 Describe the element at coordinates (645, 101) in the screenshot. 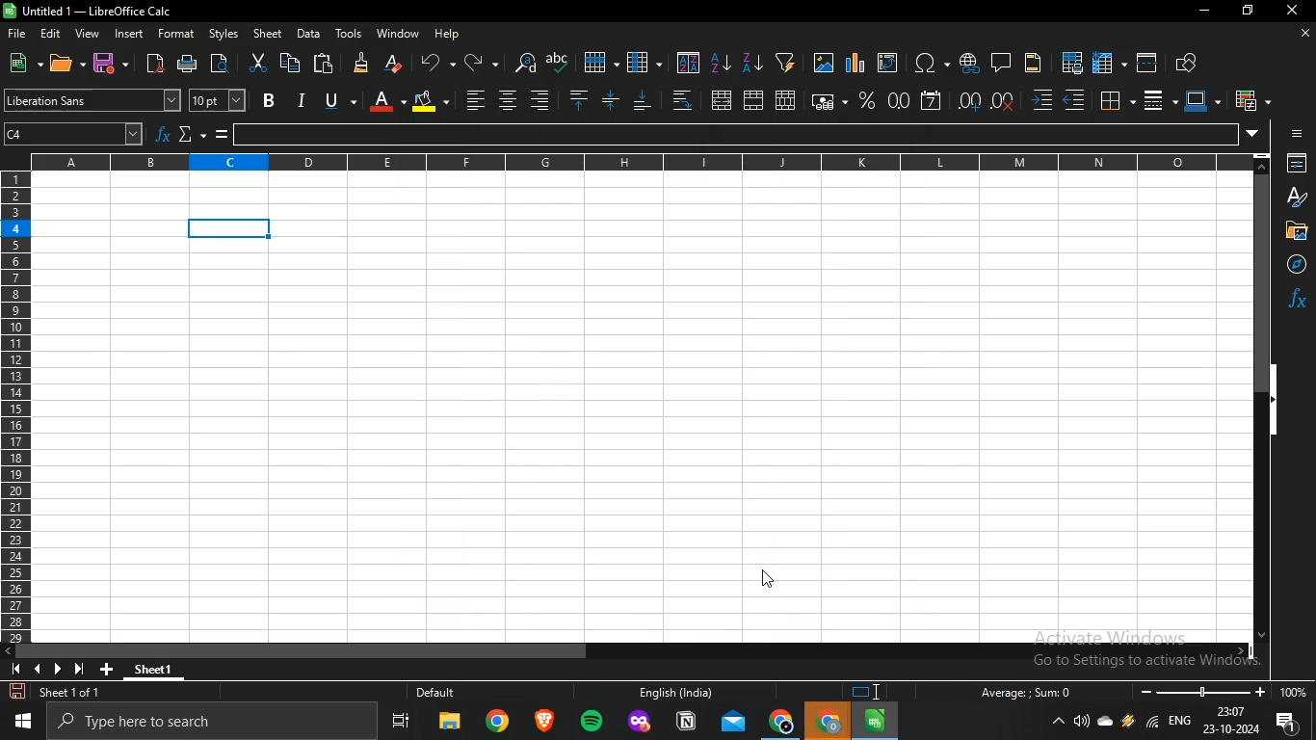

I see `align  bottom` at that location.